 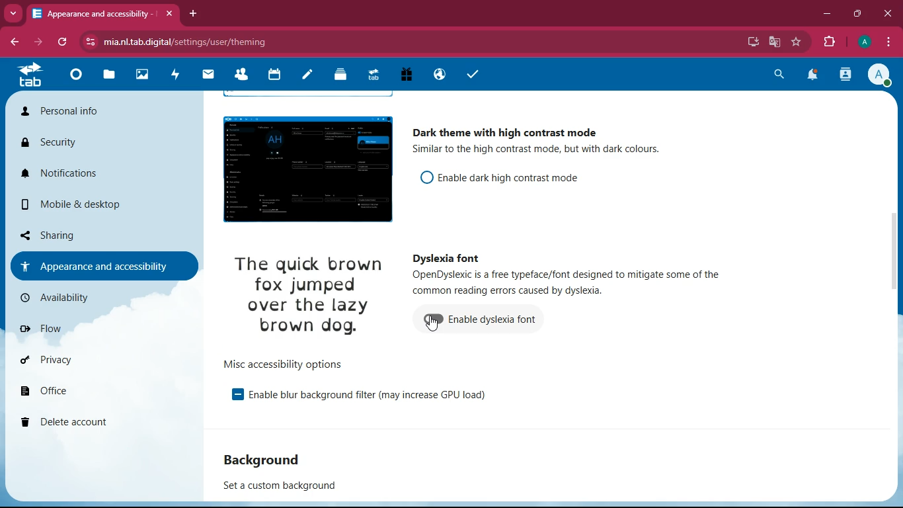 What do you see at coordinates (311, 75) in the screenshot?
I see `notes` at bounding box center [311, 75].